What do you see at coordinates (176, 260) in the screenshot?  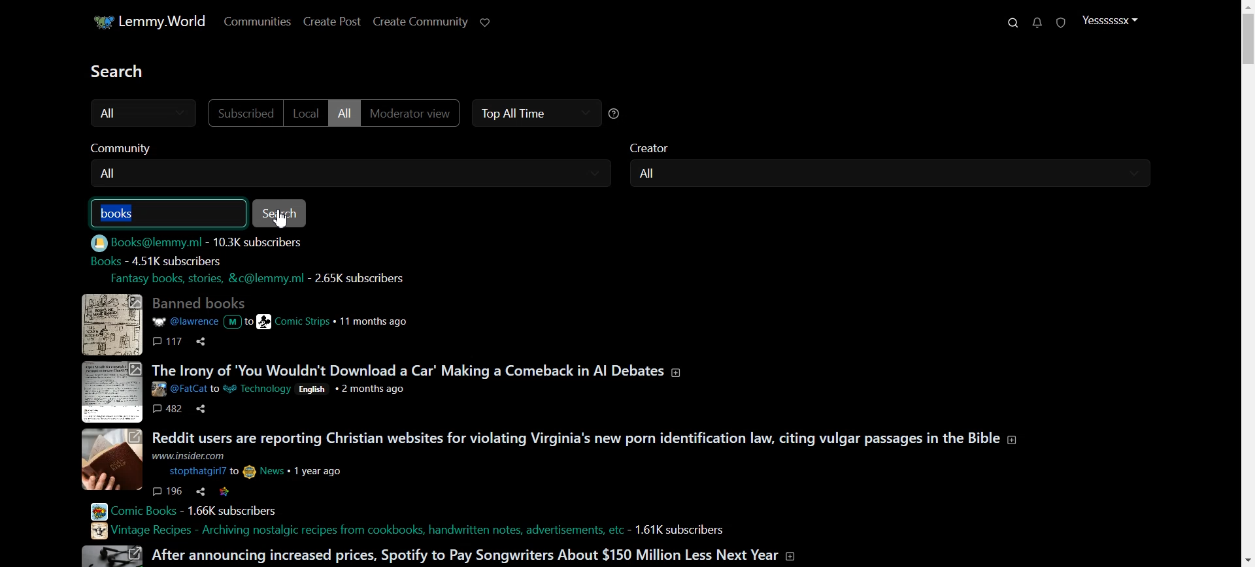 I see `subscriber` at bounding box center [176, 260].